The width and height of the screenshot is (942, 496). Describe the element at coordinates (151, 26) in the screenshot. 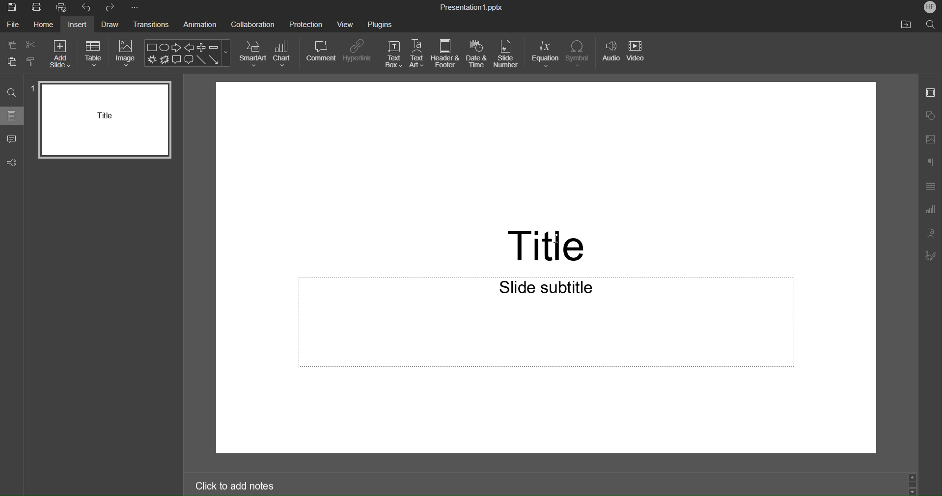

I see `Transitions` at that location.